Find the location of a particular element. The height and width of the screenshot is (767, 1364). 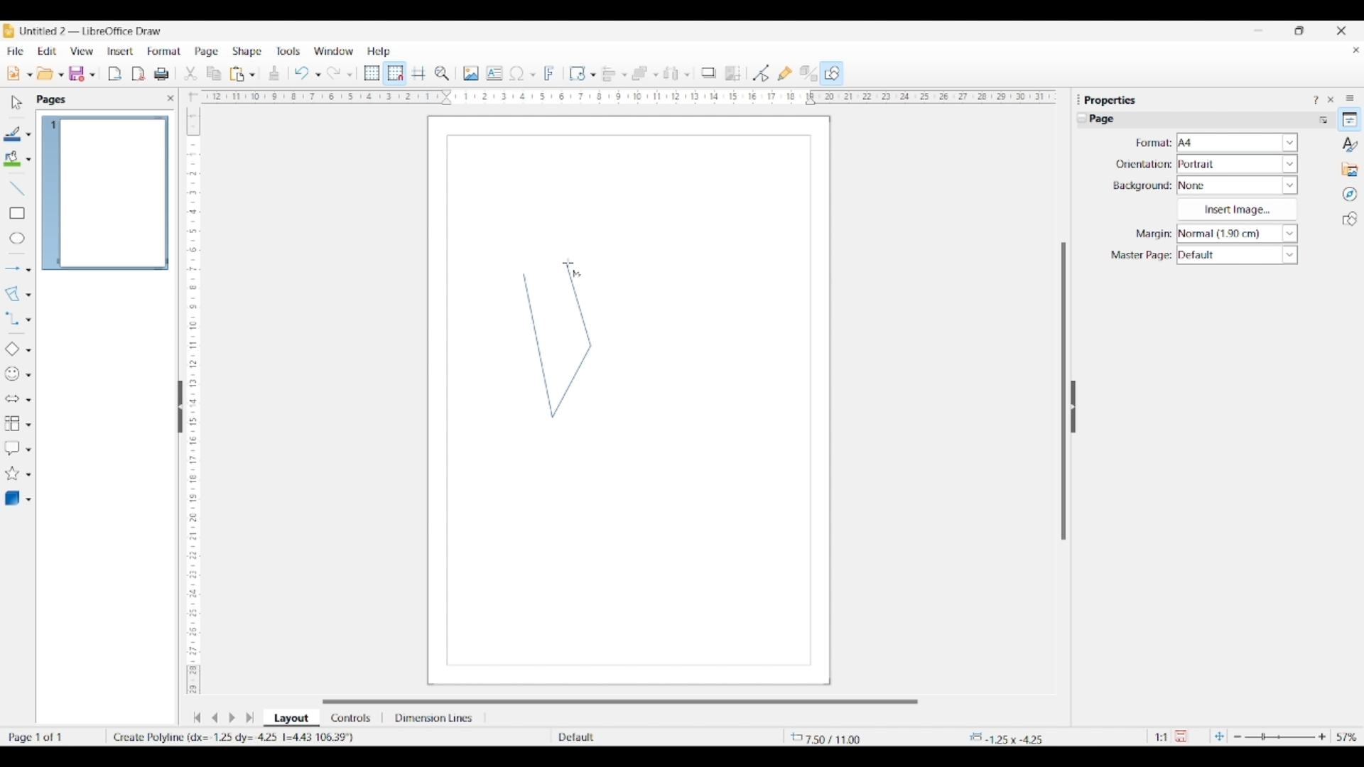

Controls is located at coordinates (352, 718).